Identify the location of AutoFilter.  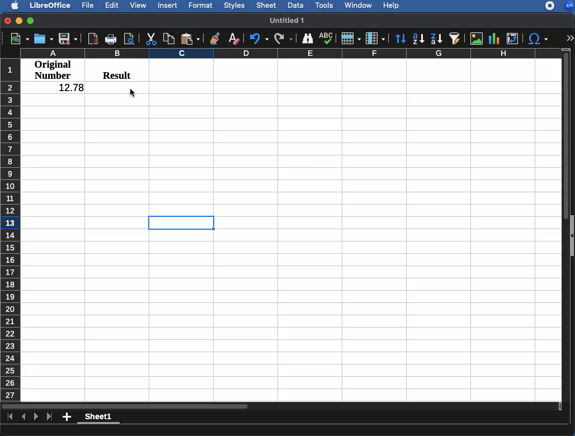
(455, 38).